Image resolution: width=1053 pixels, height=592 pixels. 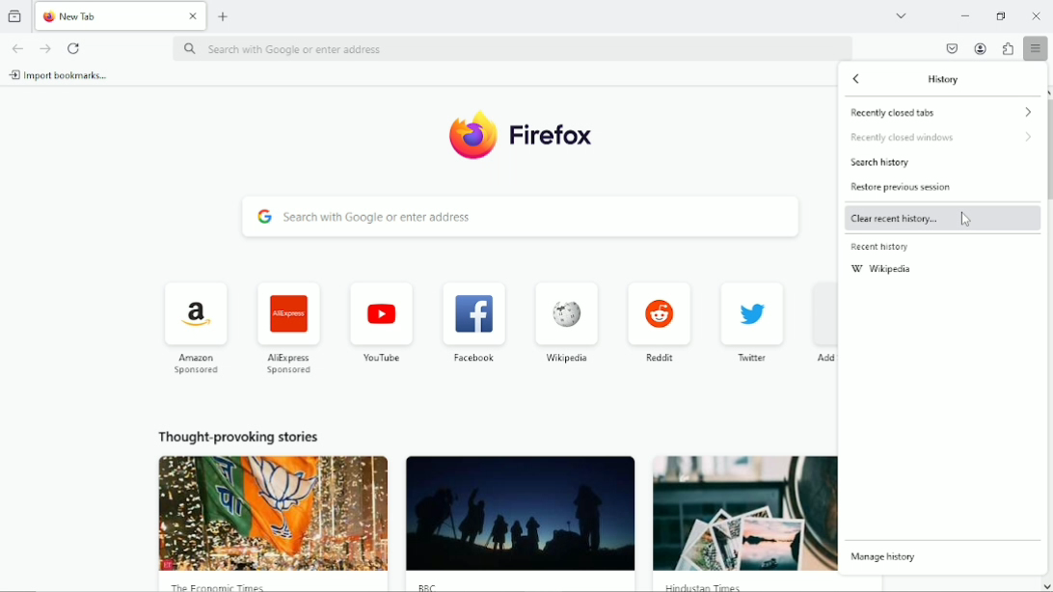 What do you see at coordinates (902, 14) in the screenshot?
I see `List all tabs` at bounding box center [902, 14].